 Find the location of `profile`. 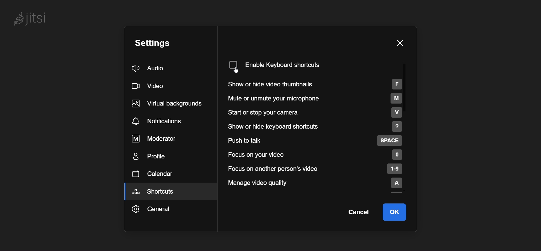

profile is located at coordinates (155, 157).